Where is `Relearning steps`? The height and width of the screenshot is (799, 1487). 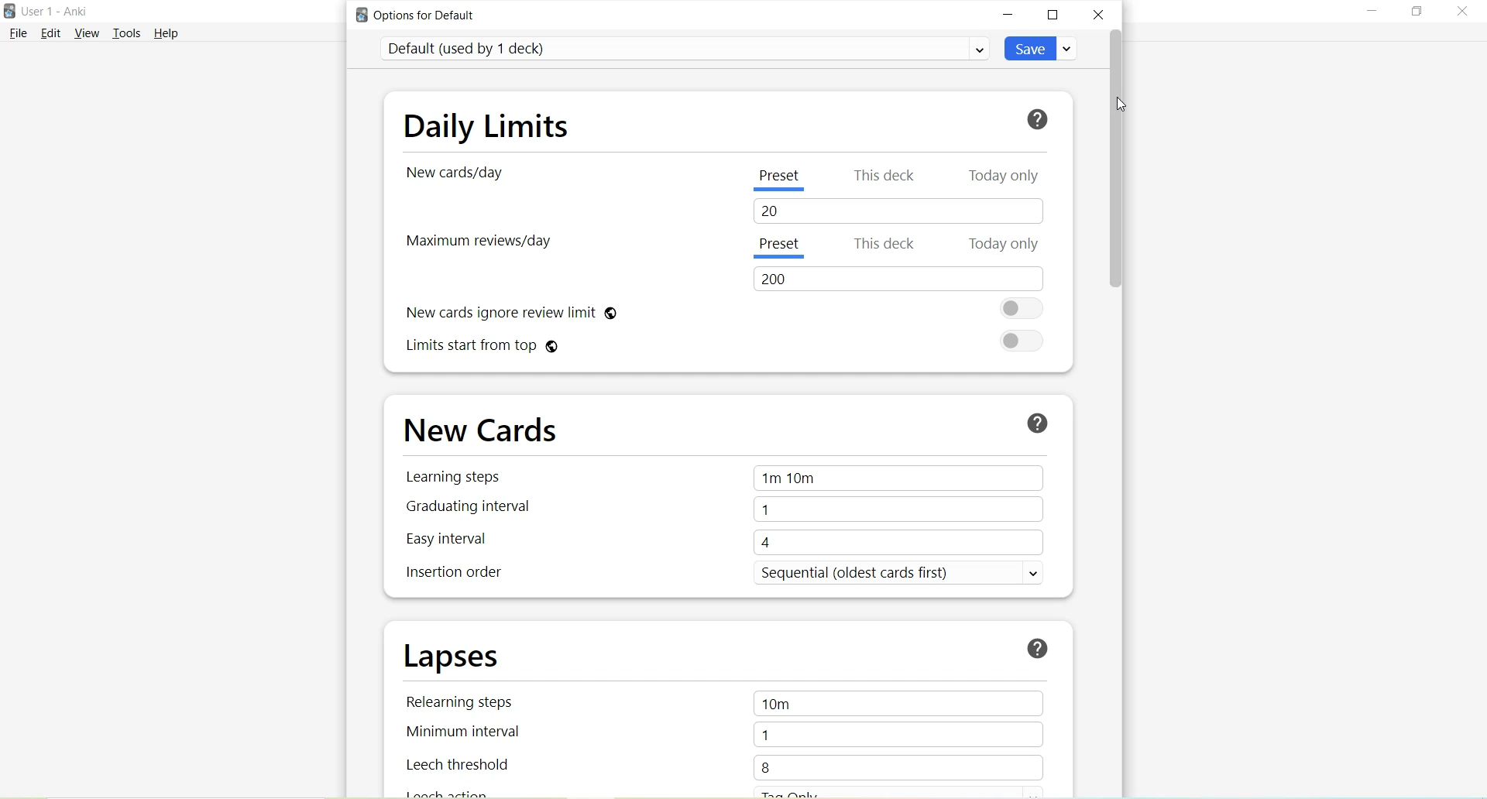 Relearning steps is located at coordinates (465, 703).